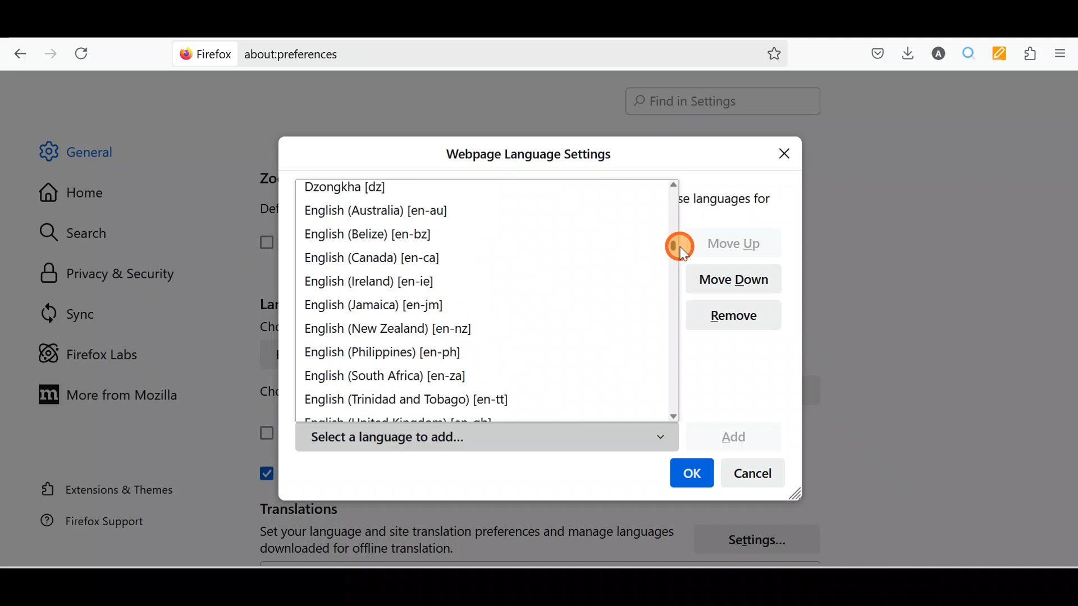  What do you see at coordinates (738, 278) in the screenshot?
I see `Move Down` at bounding box center [738, 278].